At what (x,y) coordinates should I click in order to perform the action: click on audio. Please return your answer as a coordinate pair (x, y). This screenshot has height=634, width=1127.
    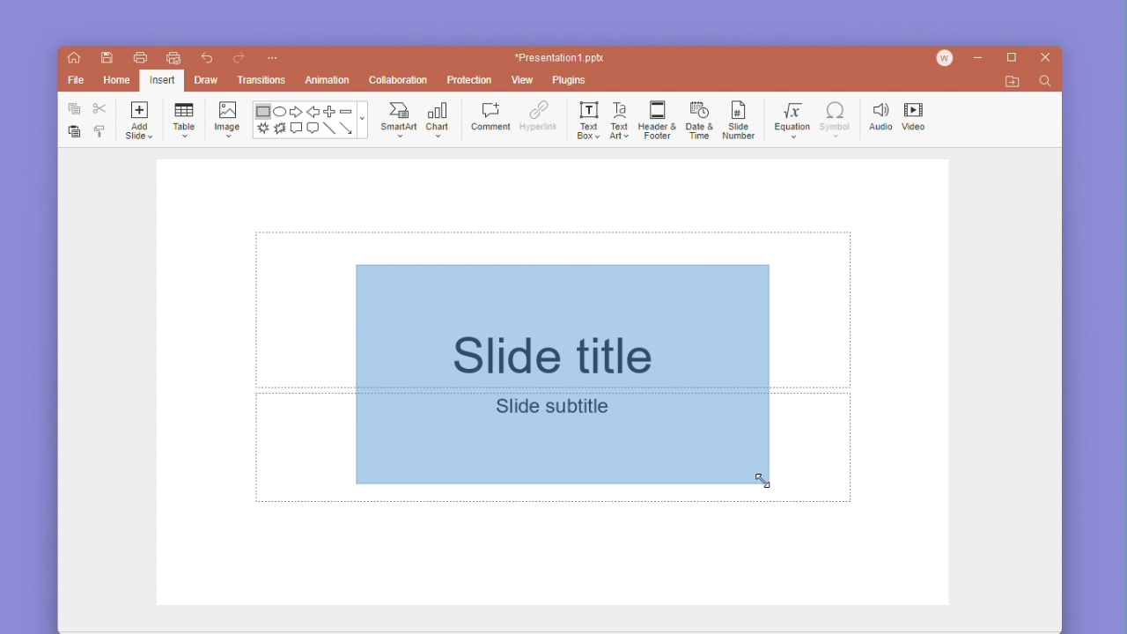
    Looking at the image, I should click on (878, 114).